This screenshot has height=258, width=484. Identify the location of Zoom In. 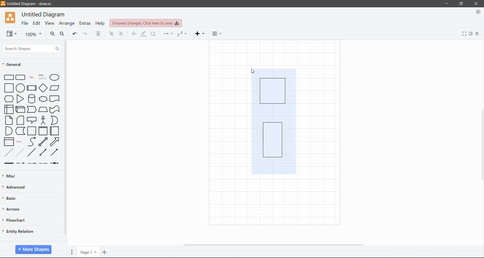
(52, 35).